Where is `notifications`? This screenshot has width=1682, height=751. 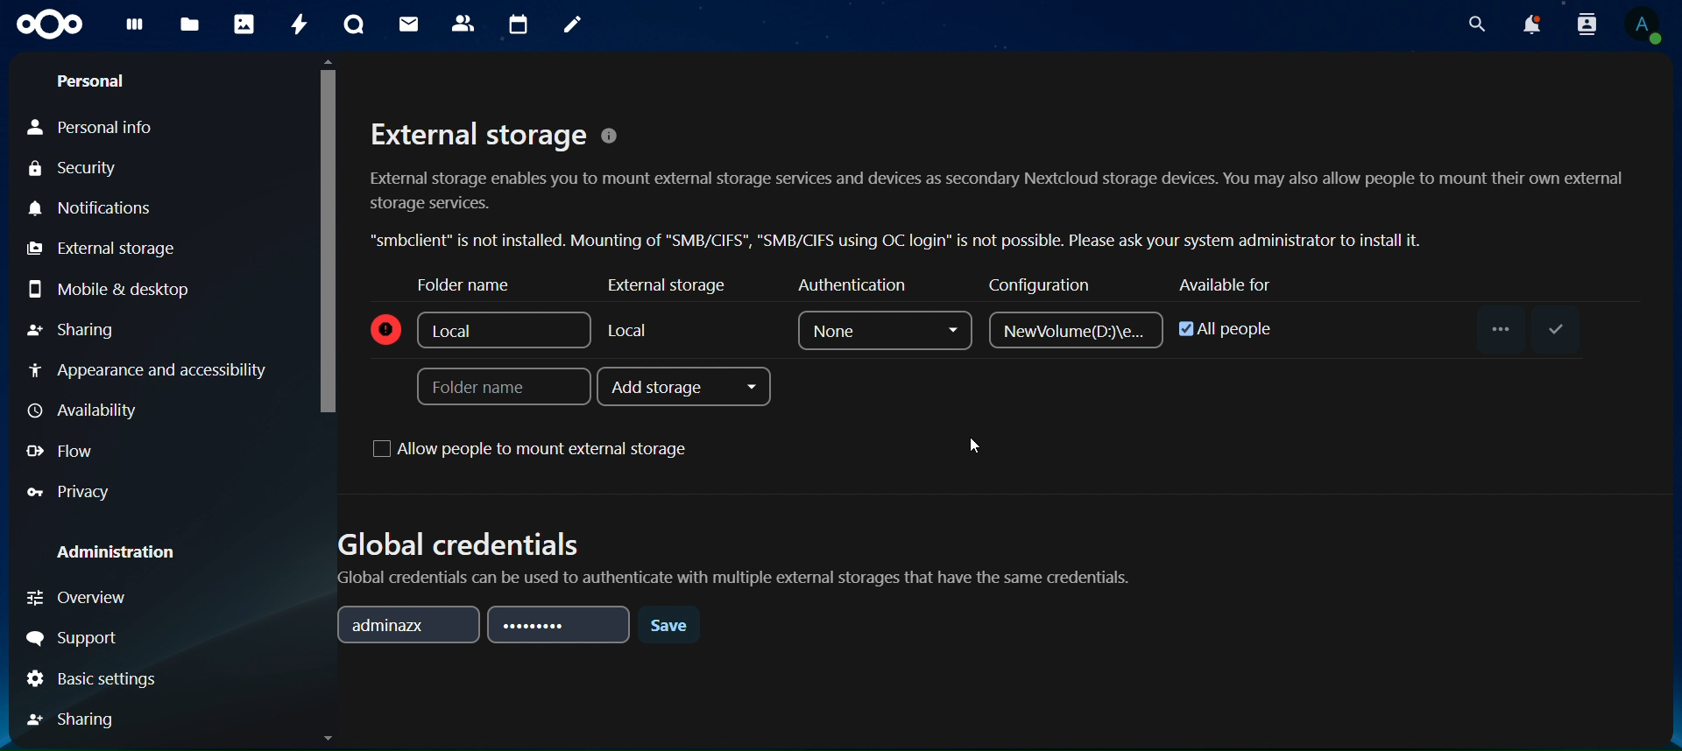 notifications is located at coordinates (90, 208).